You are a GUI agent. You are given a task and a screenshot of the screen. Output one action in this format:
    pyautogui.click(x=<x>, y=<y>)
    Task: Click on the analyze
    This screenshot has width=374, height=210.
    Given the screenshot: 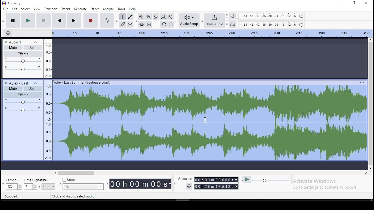 What is the action you would take?
    pyautogui.click(x=108, y=9)
    